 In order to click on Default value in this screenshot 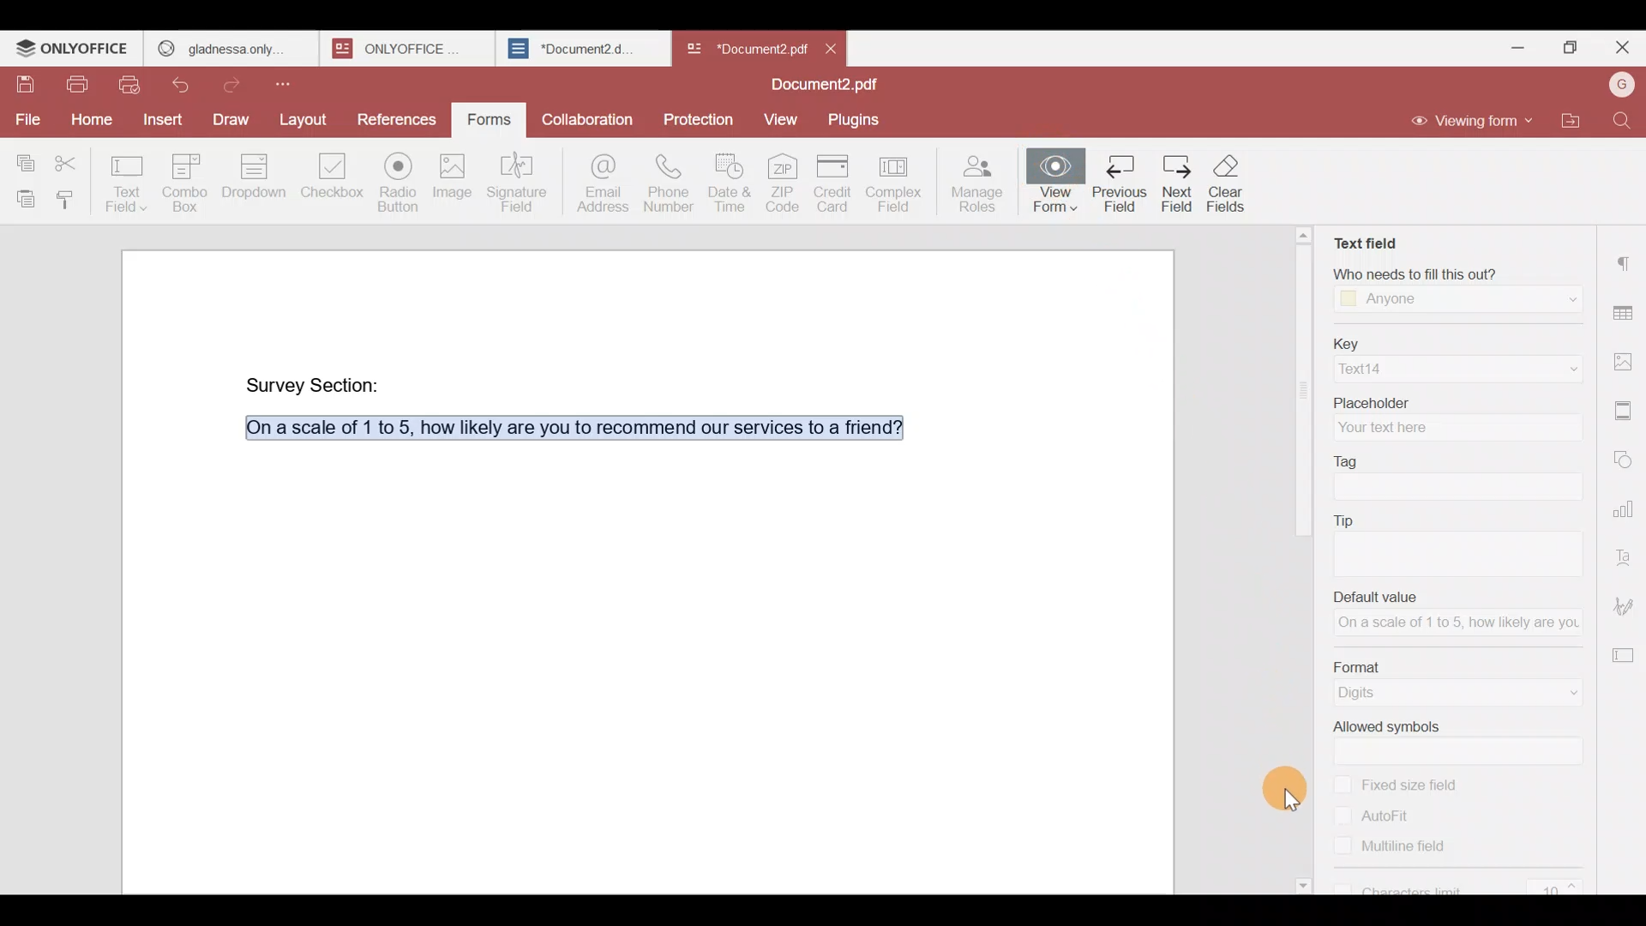, I will do `click(1461, 596)`.